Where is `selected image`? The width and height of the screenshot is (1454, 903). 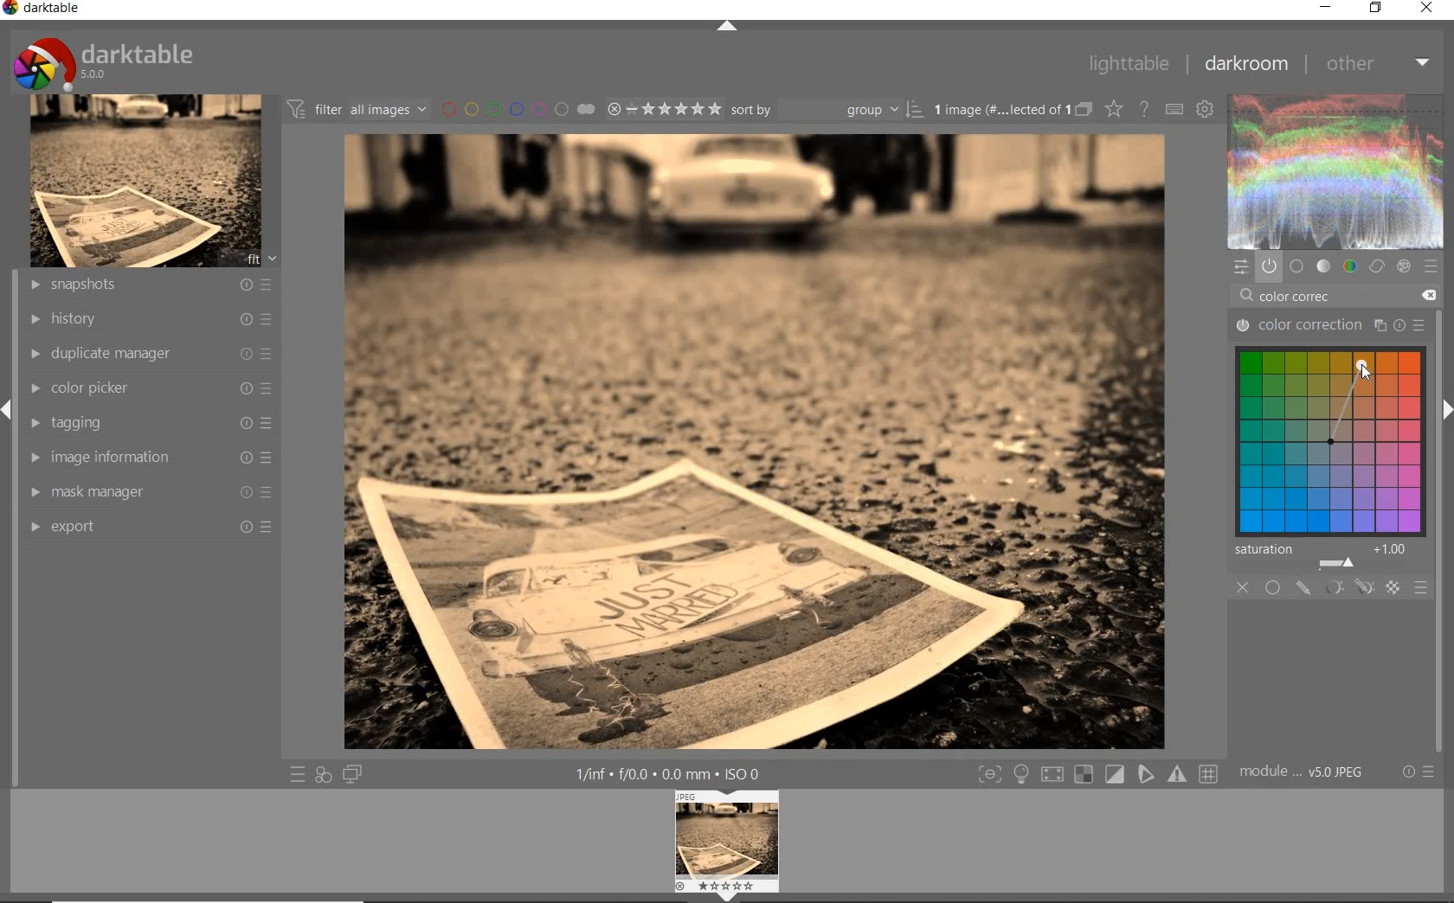
selected image is located at coordinates (753, 441).